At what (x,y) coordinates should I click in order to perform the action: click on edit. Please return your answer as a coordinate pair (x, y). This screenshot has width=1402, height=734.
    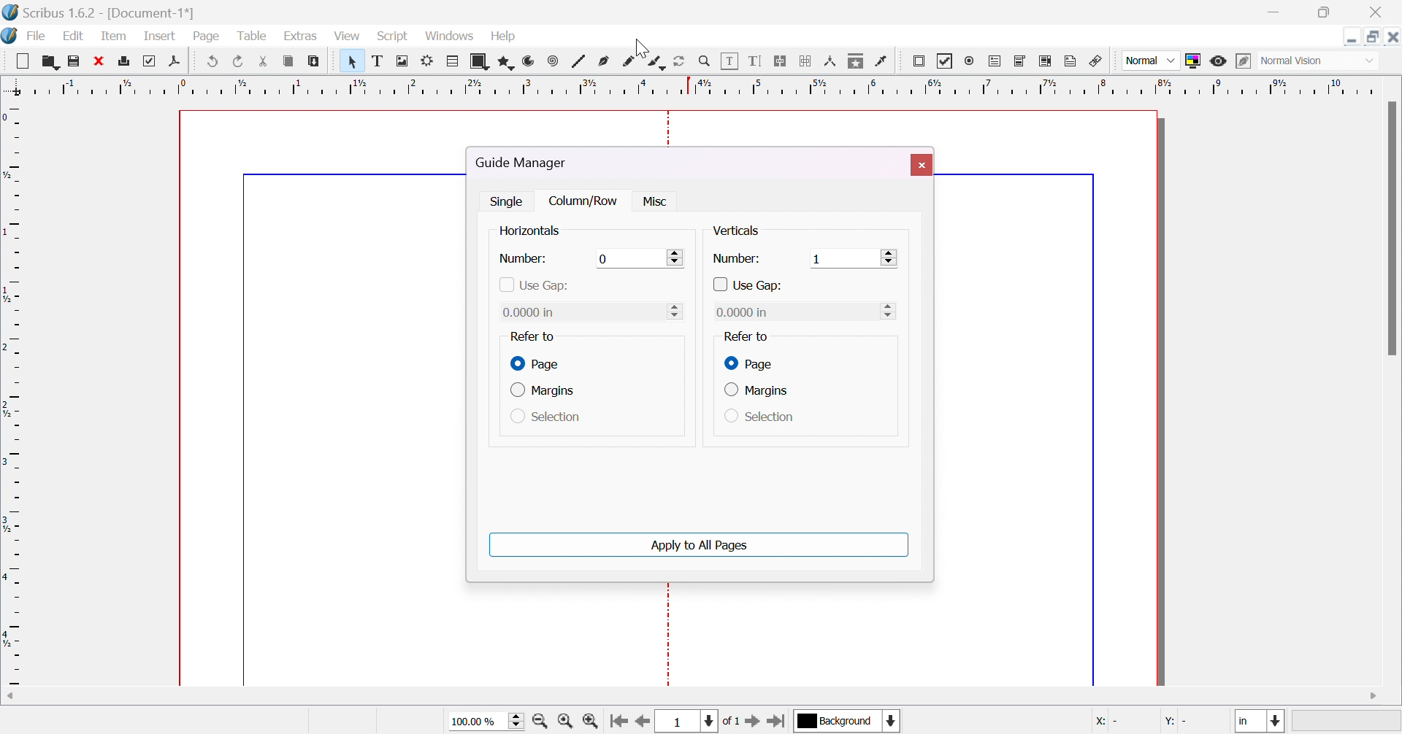
    Looking at the image, I should click on (73, 36).